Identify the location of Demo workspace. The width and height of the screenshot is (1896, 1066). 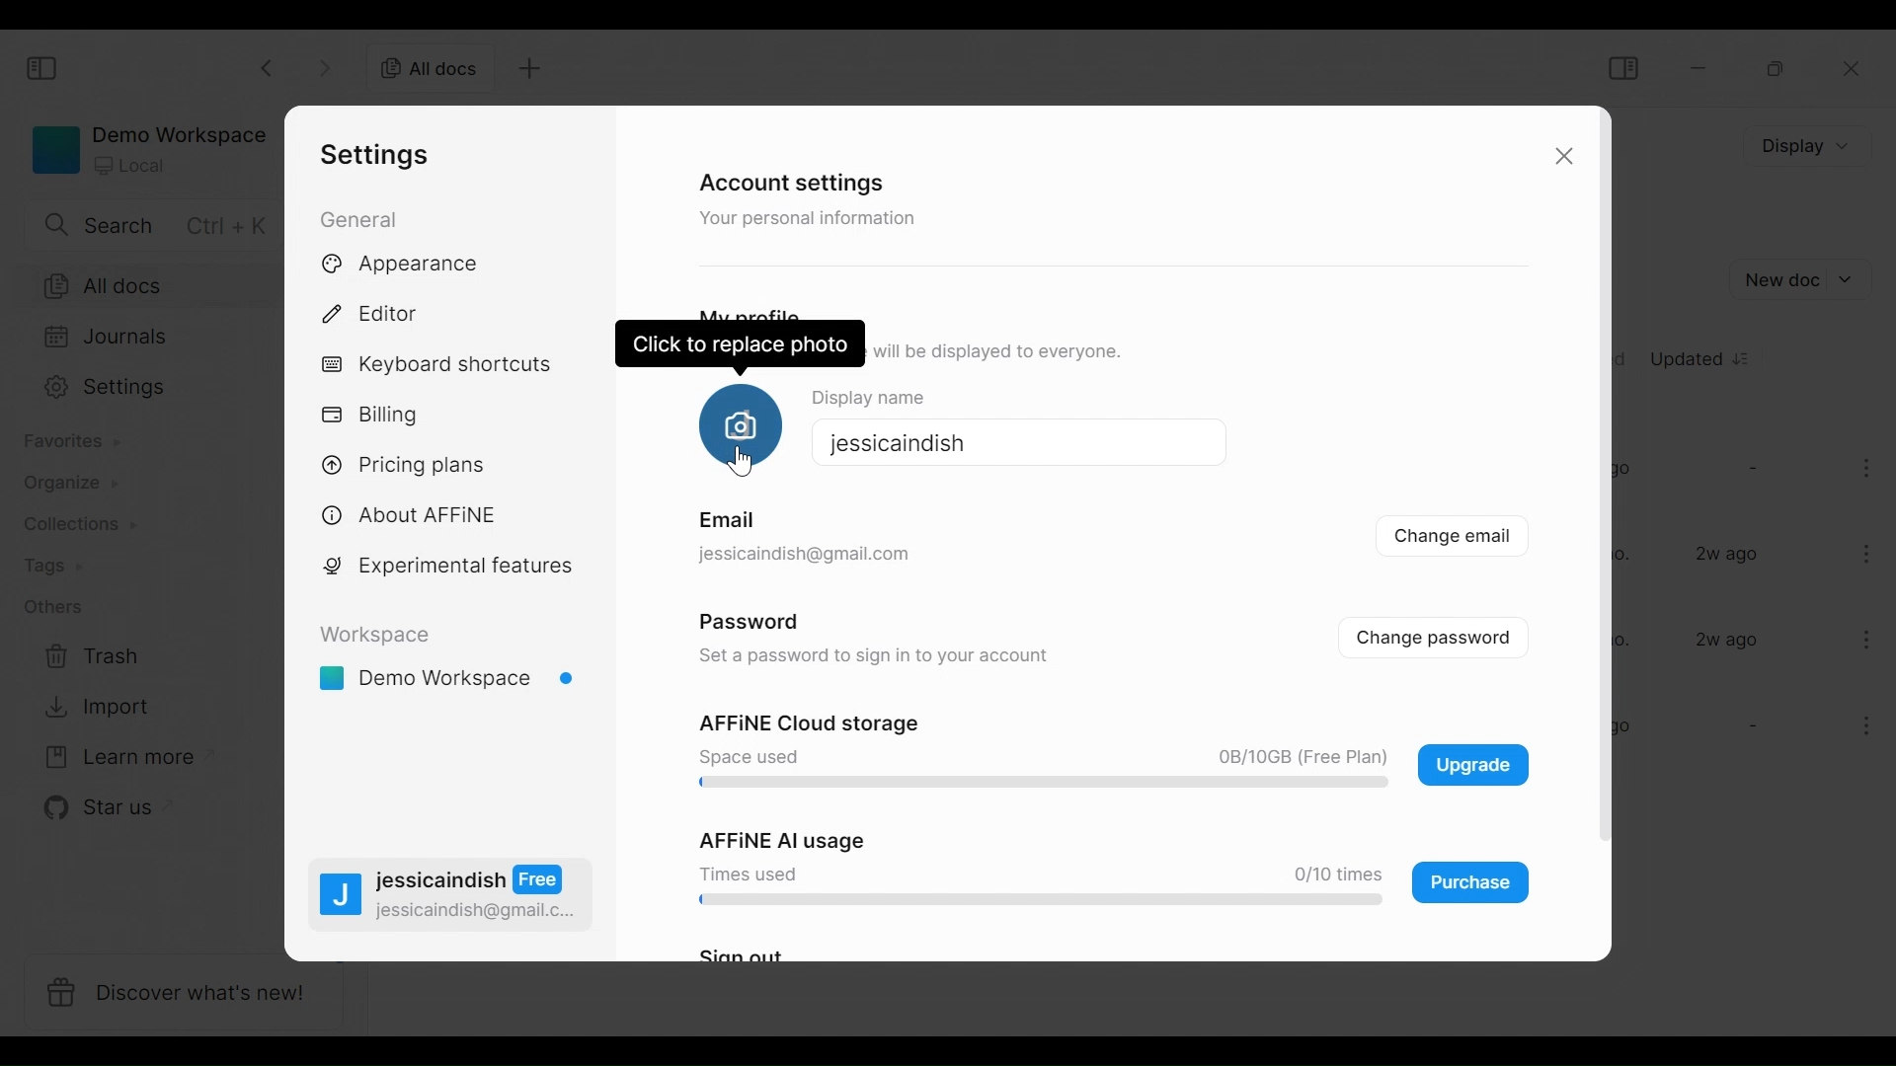
(146, 148).